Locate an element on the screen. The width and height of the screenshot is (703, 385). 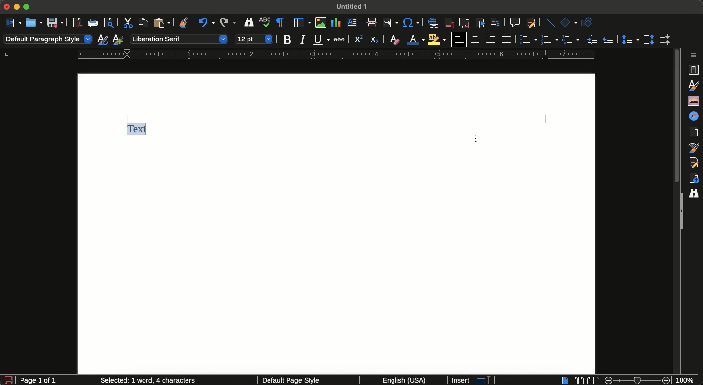
Close is located at coordinates (7, 7).